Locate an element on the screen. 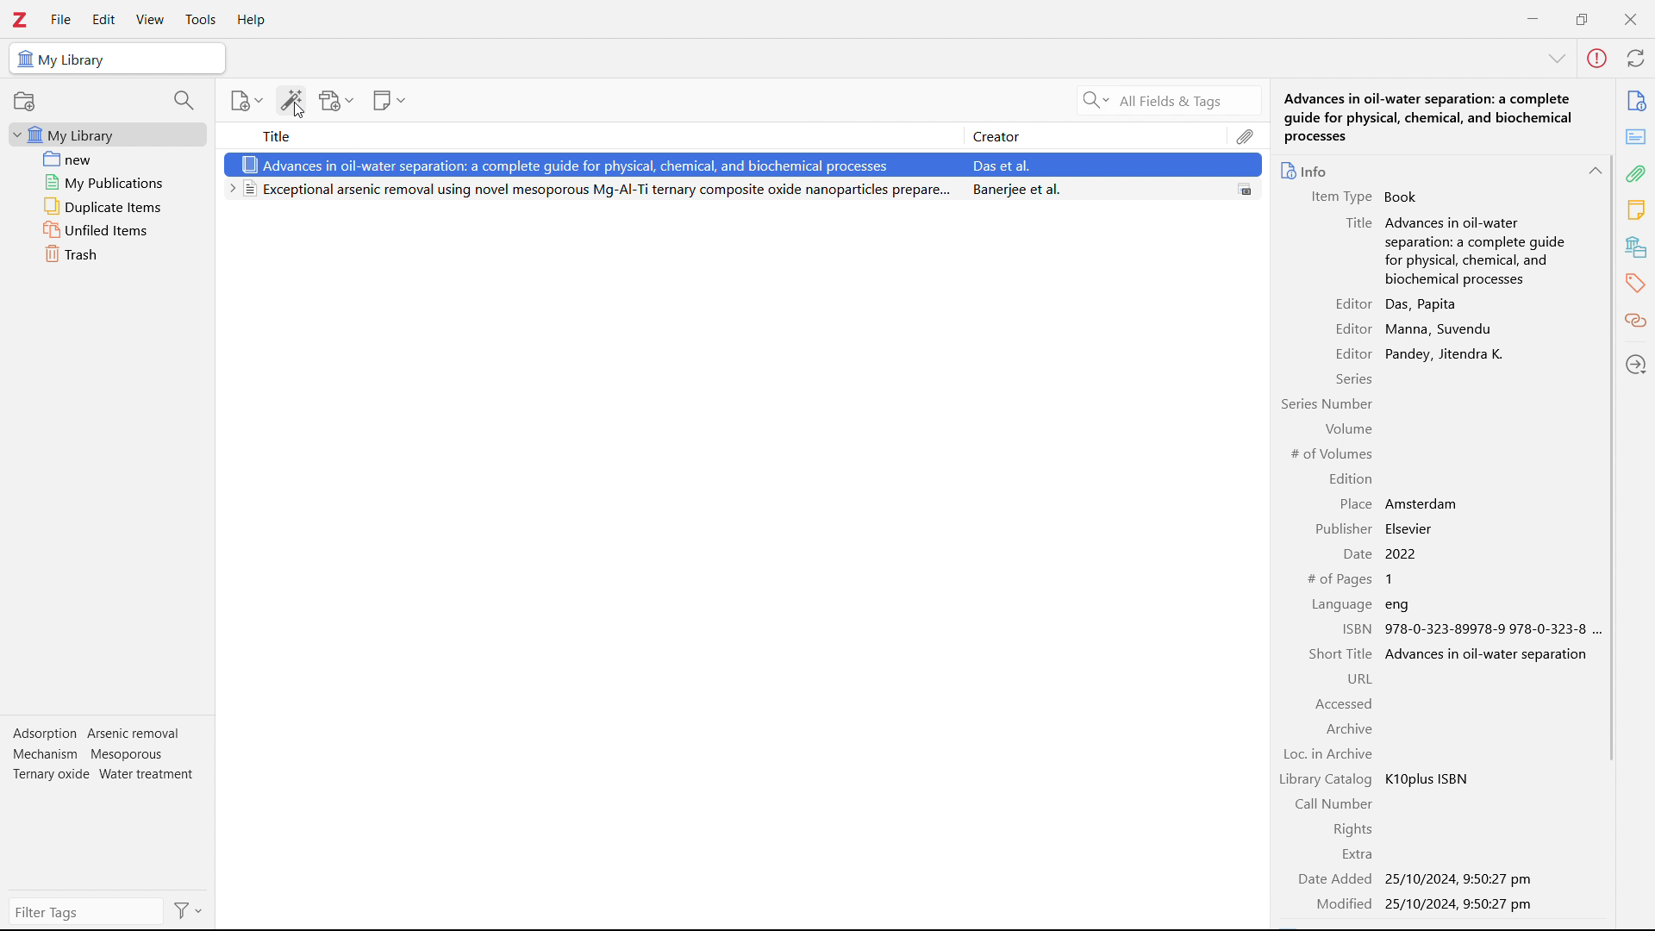 The image size is (1655, 931). publisher is located at coordinates (1344, 528).